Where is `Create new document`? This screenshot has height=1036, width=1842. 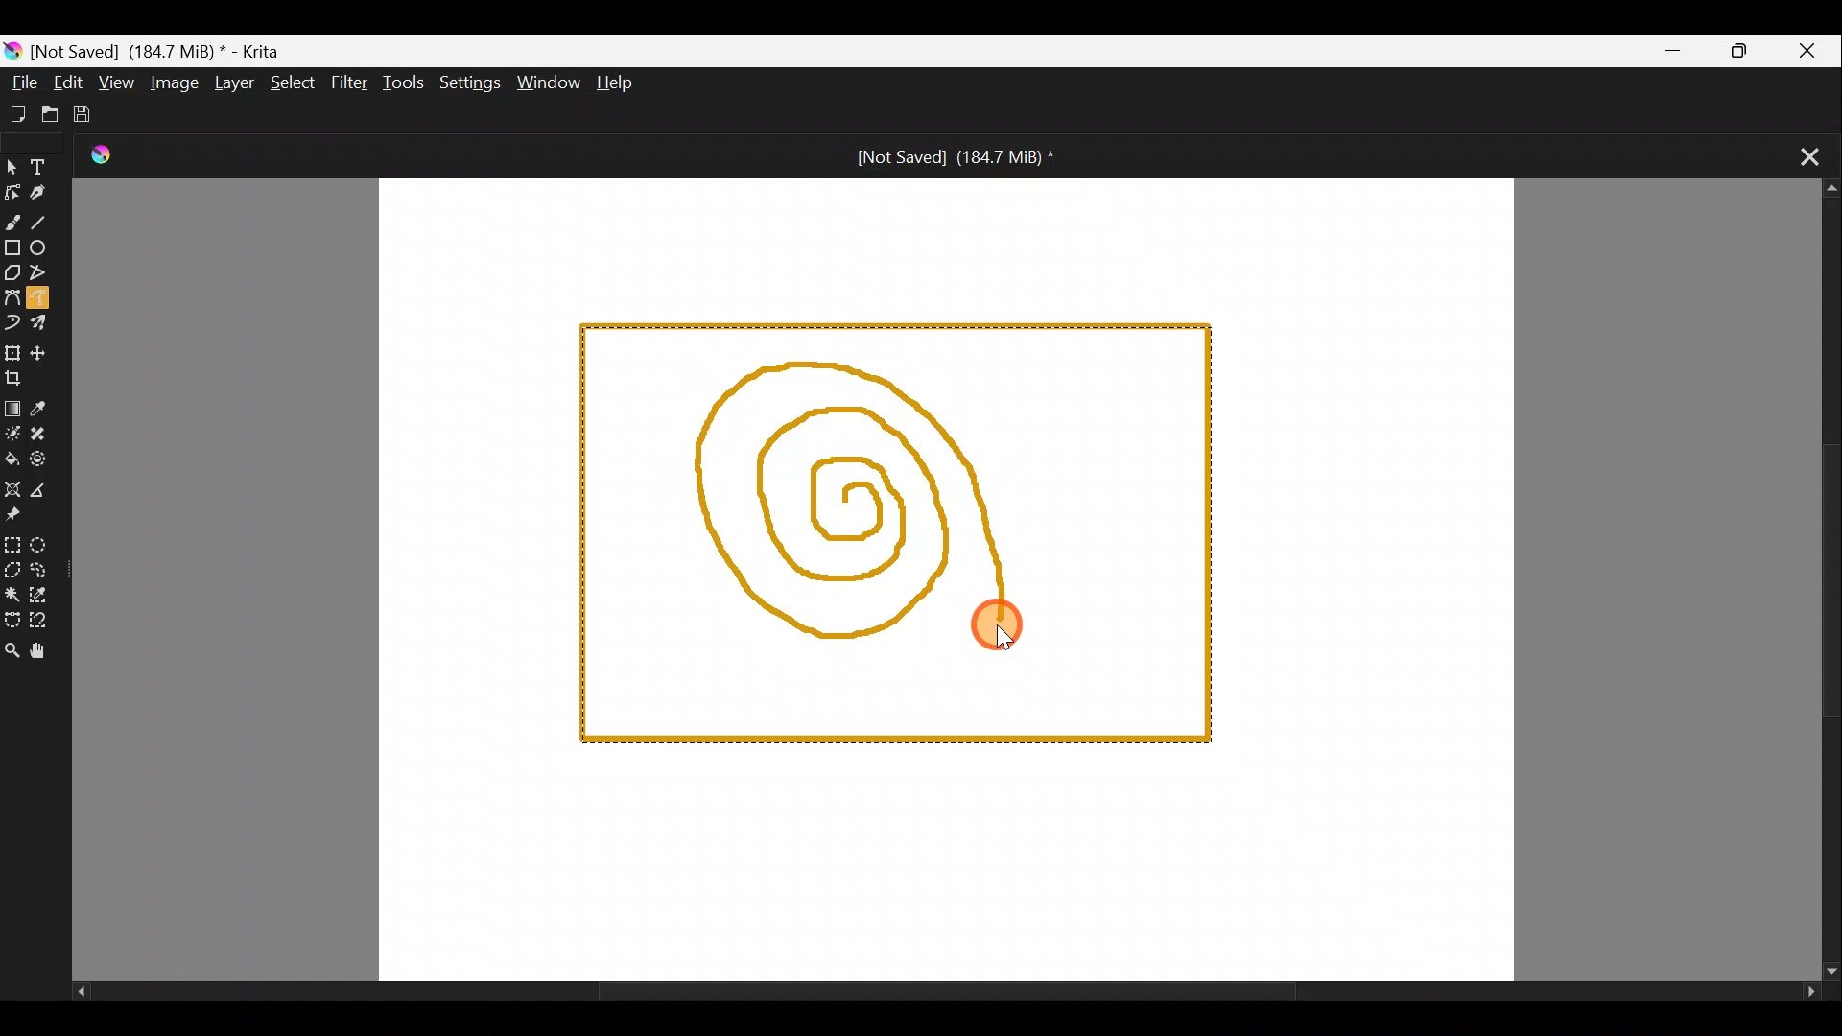
Create new document is located at coordinates (19, 114).